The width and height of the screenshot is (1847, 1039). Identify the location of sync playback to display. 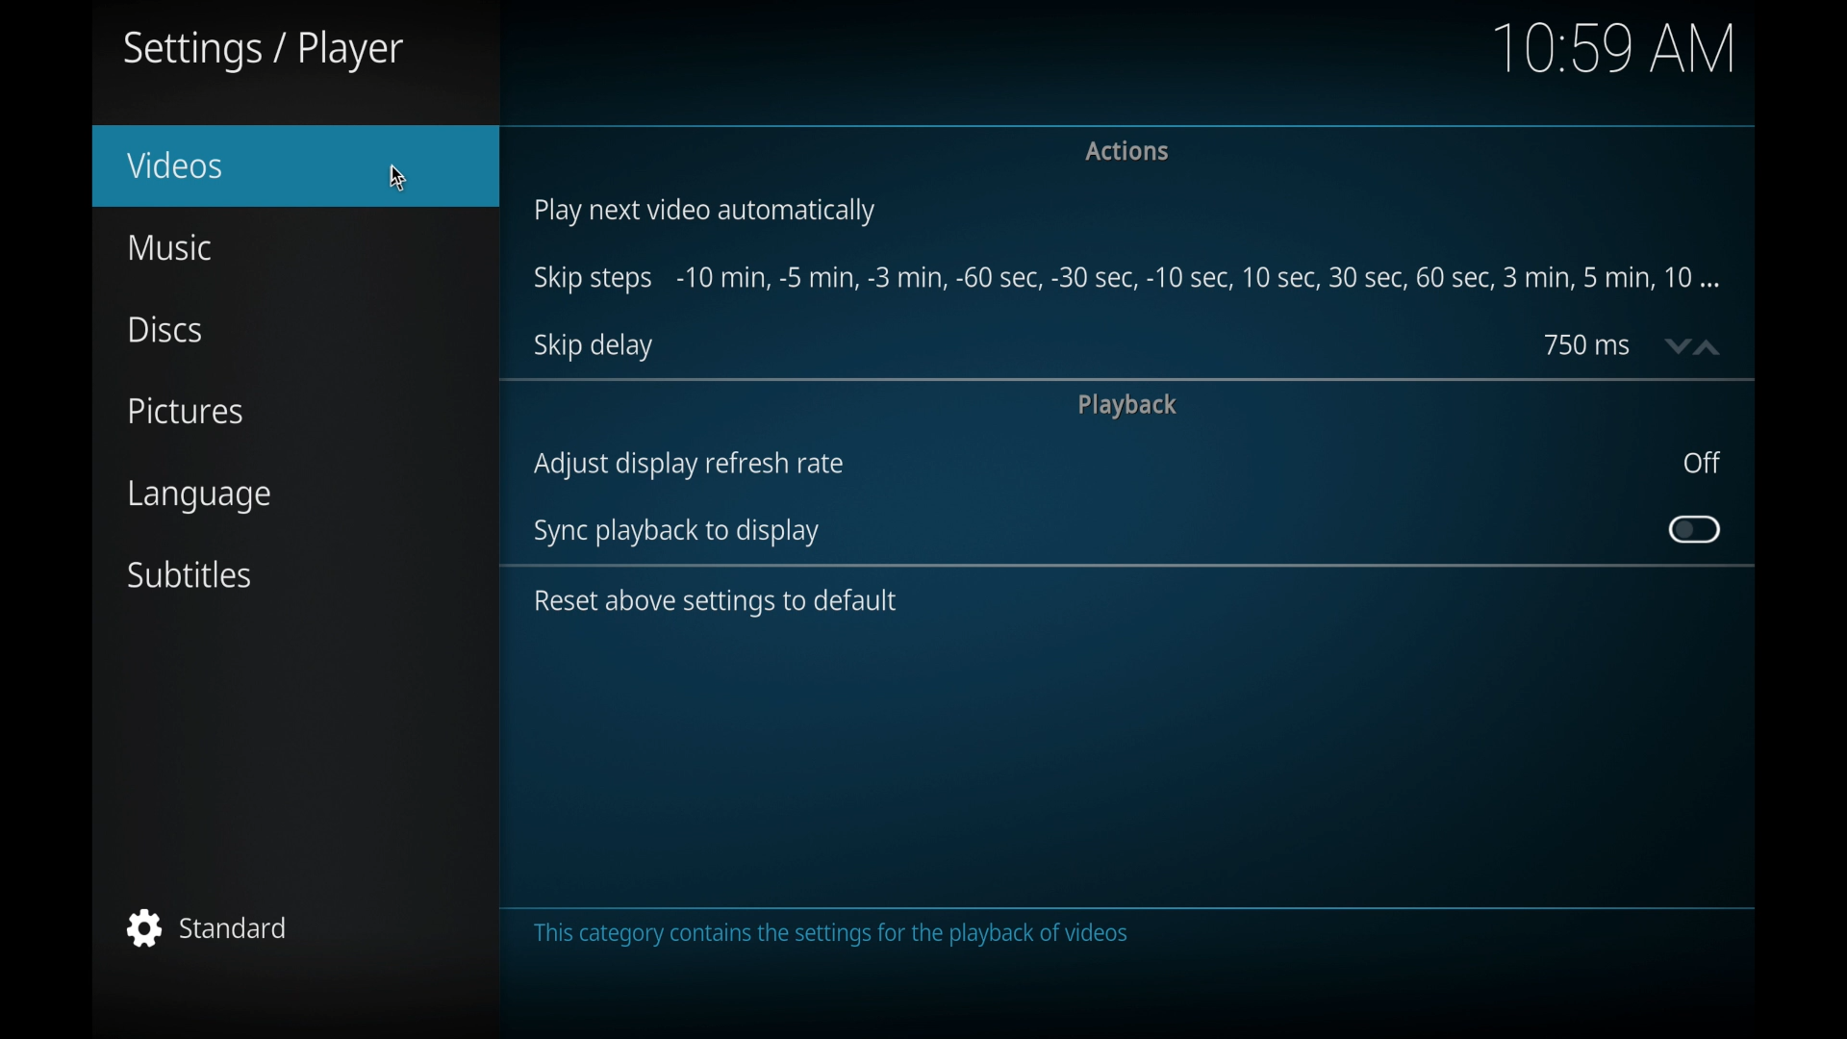
(677, 532).